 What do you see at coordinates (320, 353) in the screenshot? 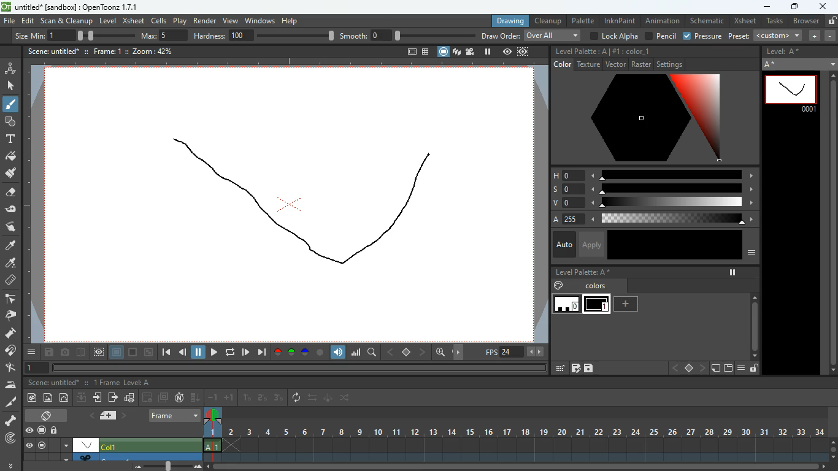
I see `color` at bounding box center [320, 353].